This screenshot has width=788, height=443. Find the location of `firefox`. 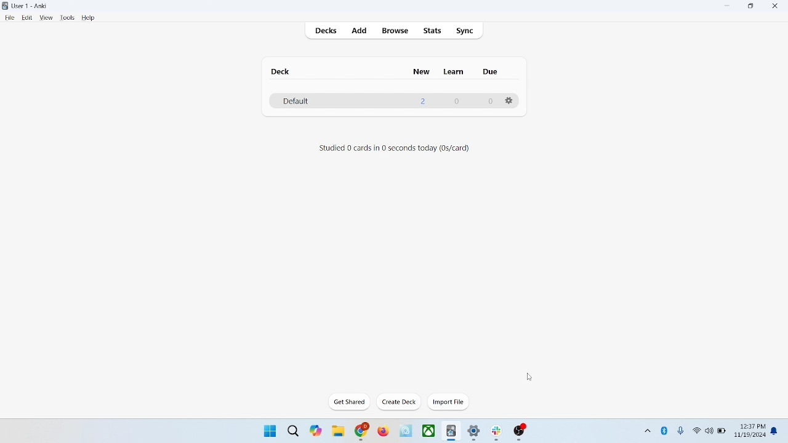

firefox is located at coordinates (383, 431).